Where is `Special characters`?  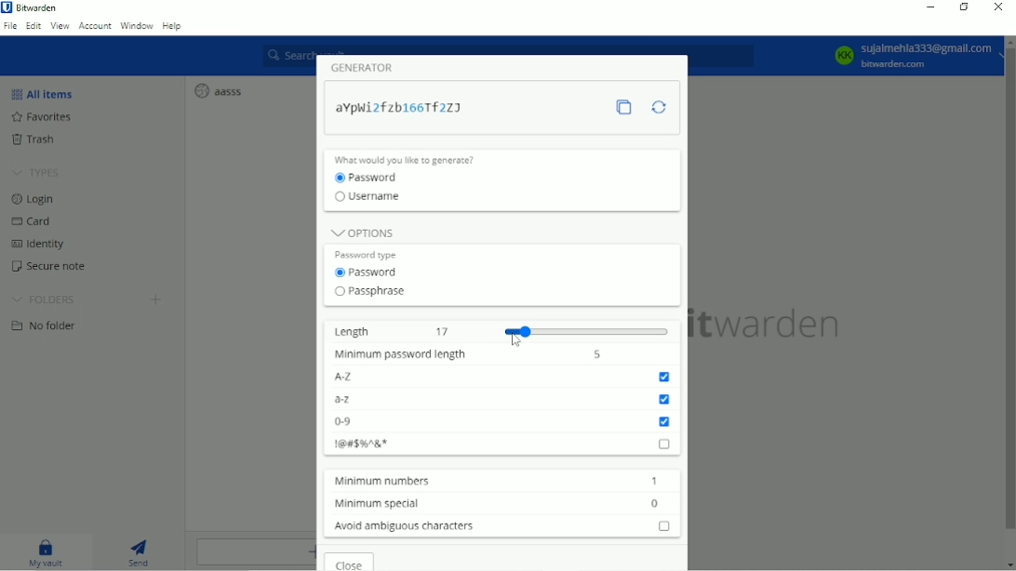
Special characters is located at coordinates (503, 443).